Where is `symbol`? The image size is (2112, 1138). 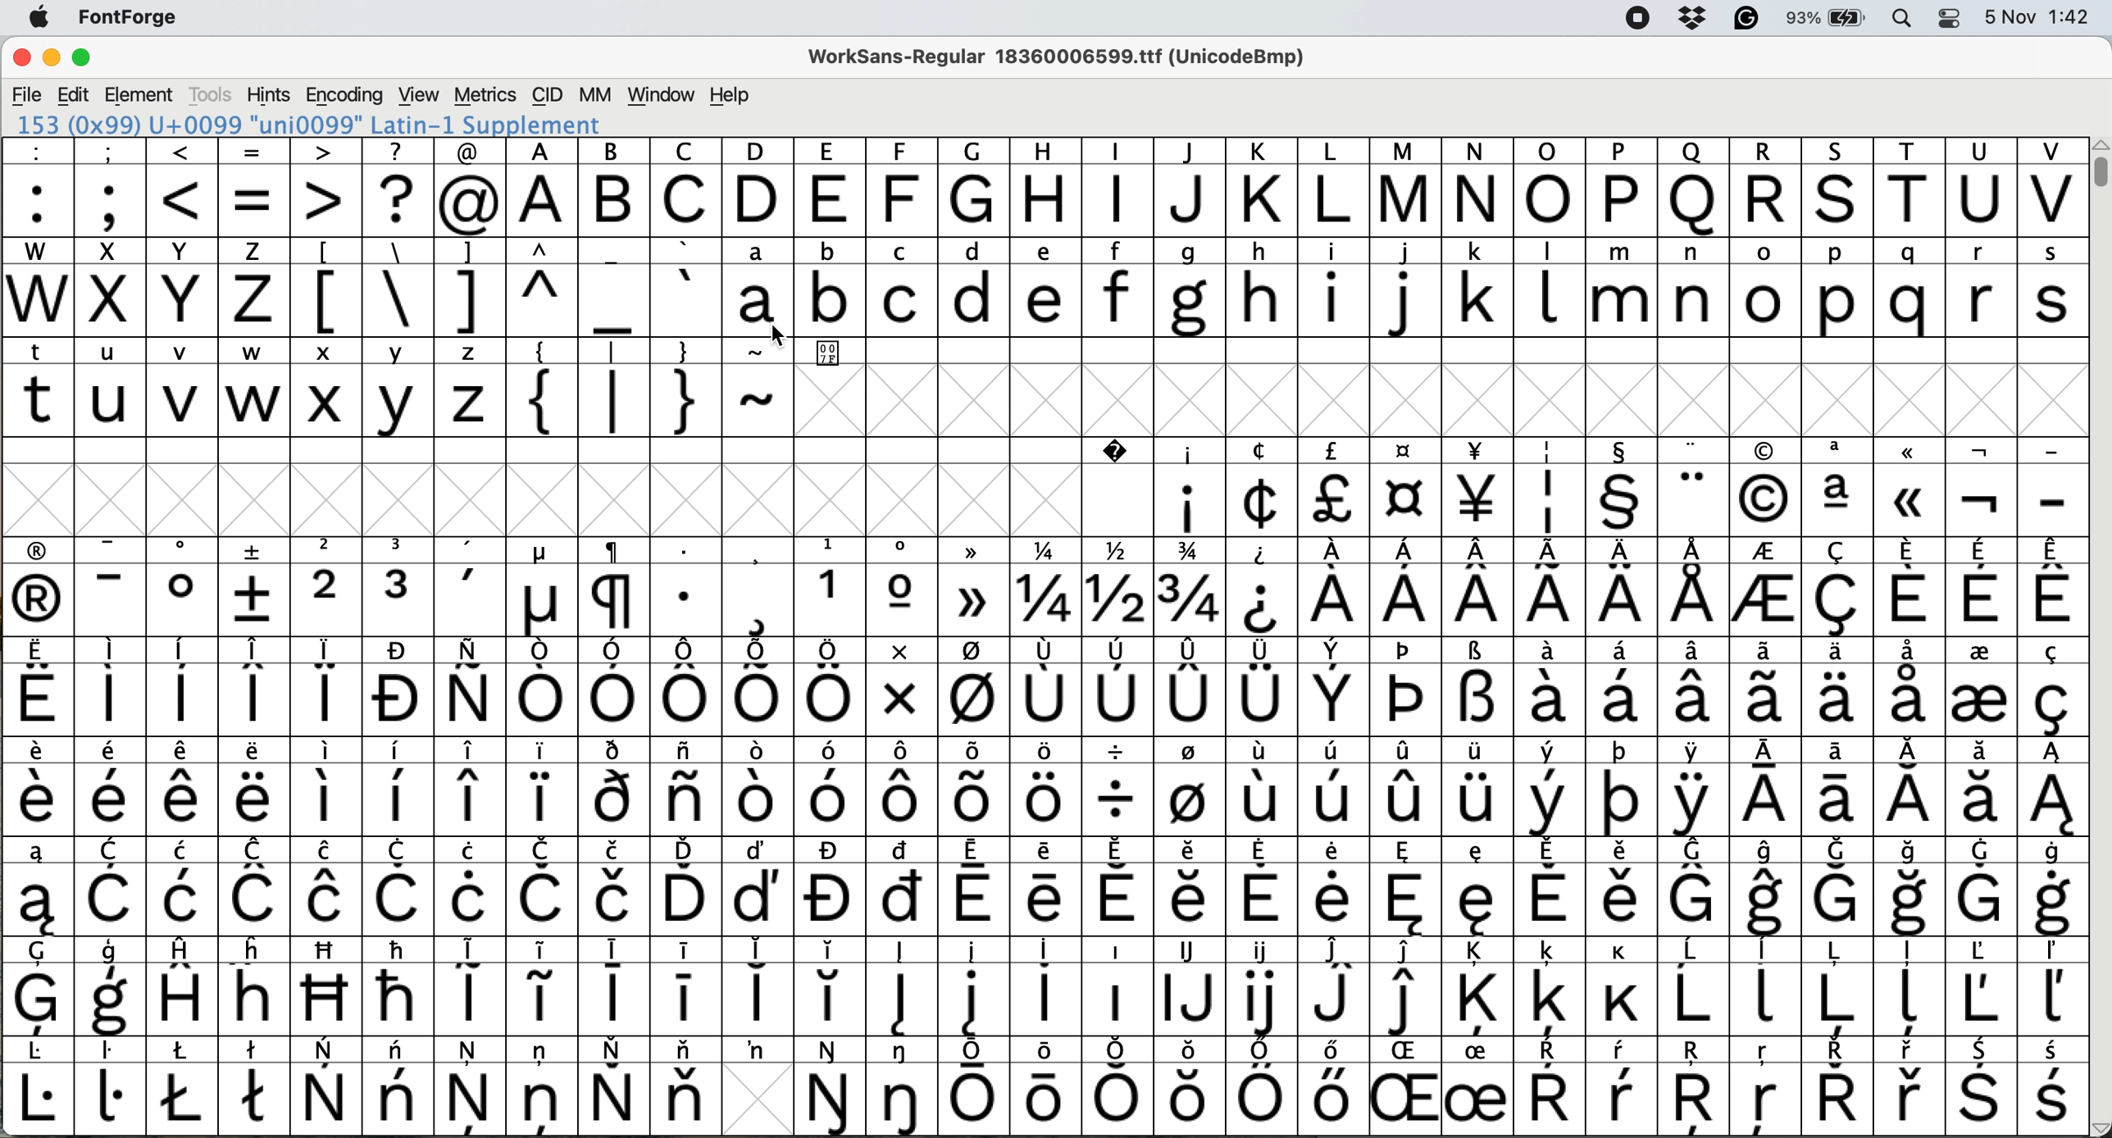 symbol is located at coordinates (1911, 788).